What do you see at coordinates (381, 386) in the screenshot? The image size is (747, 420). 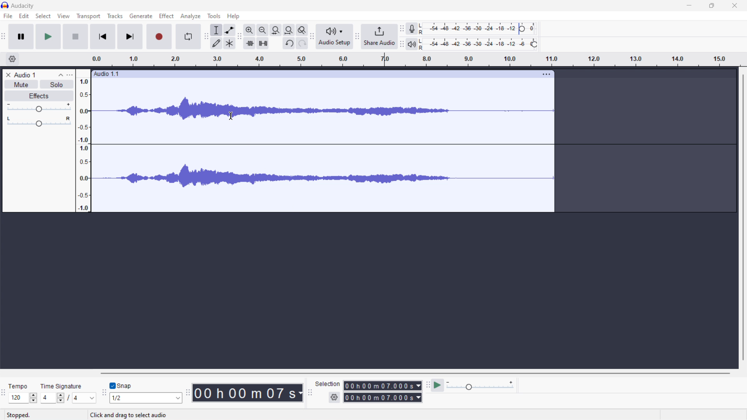 I see `00 h 00 m 0.7000s` at bounding box center [381, 386].